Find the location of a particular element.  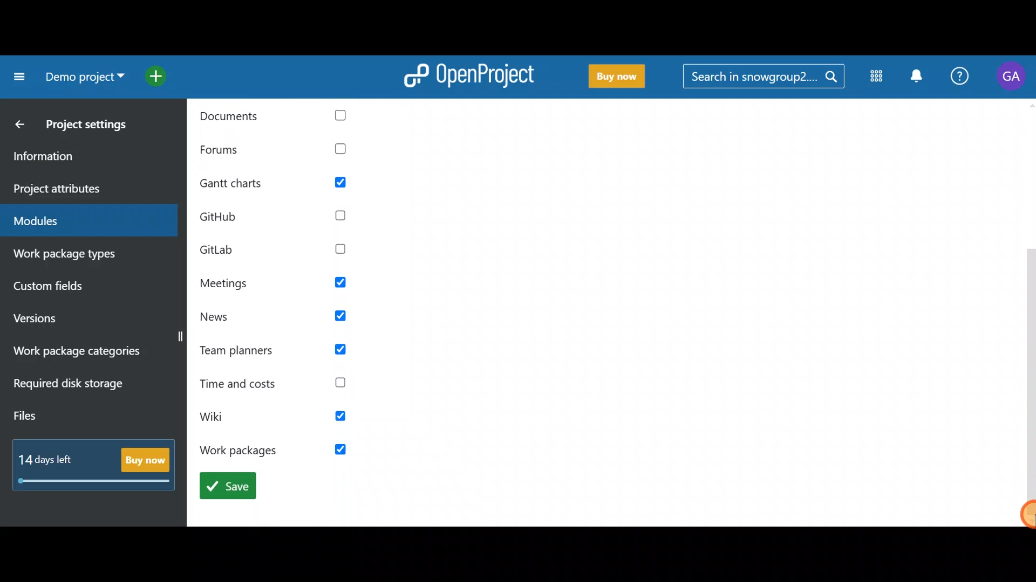

Information is located at coordinates (80, 158).